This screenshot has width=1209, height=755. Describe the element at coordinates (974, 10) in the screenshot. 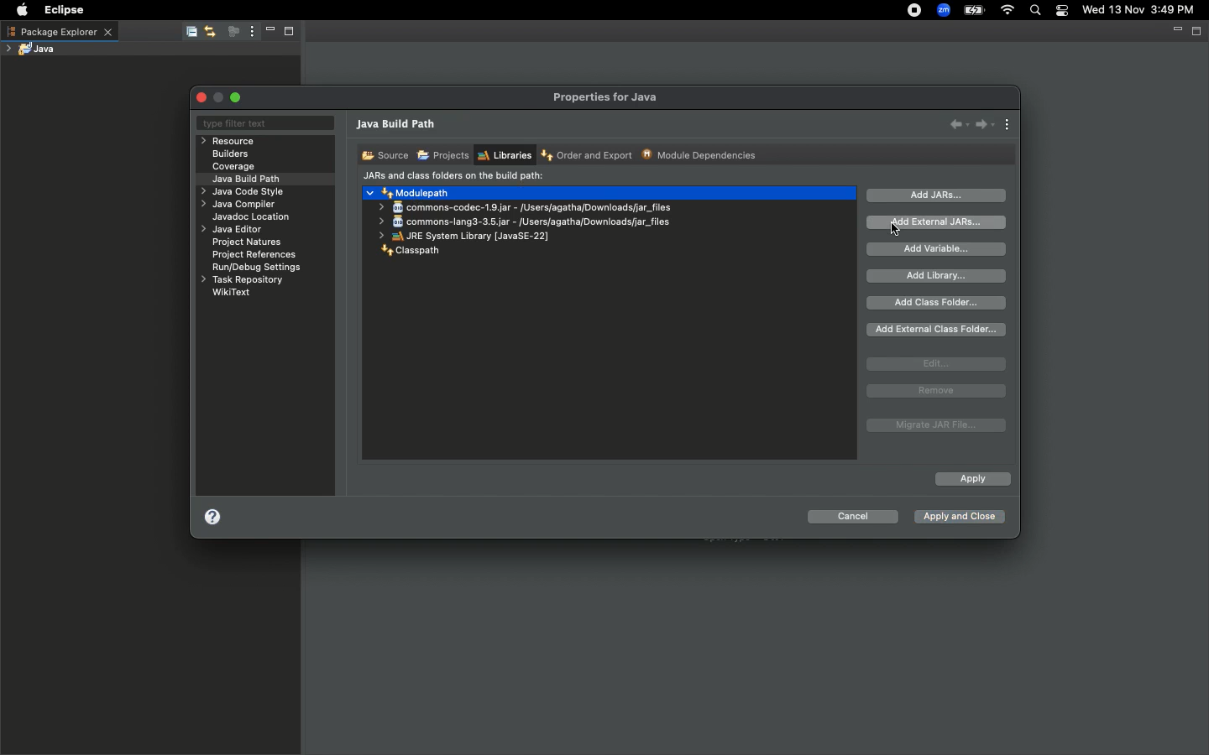

I see `Charge` at that location.